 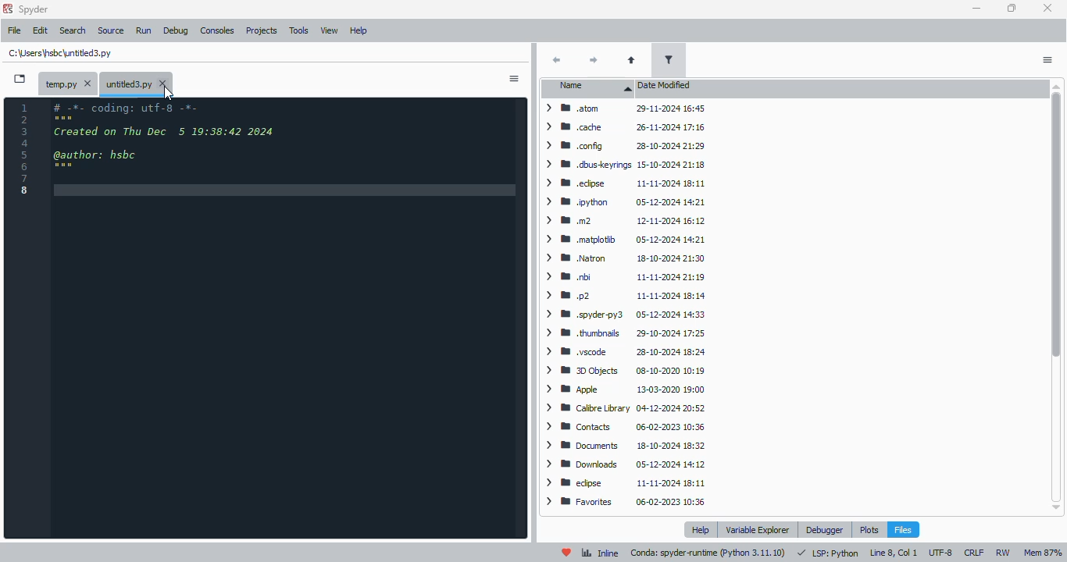 What do you see at coordinates (41, 30) in the screenshot?
I see `edit` at bounding box center [41, 30].